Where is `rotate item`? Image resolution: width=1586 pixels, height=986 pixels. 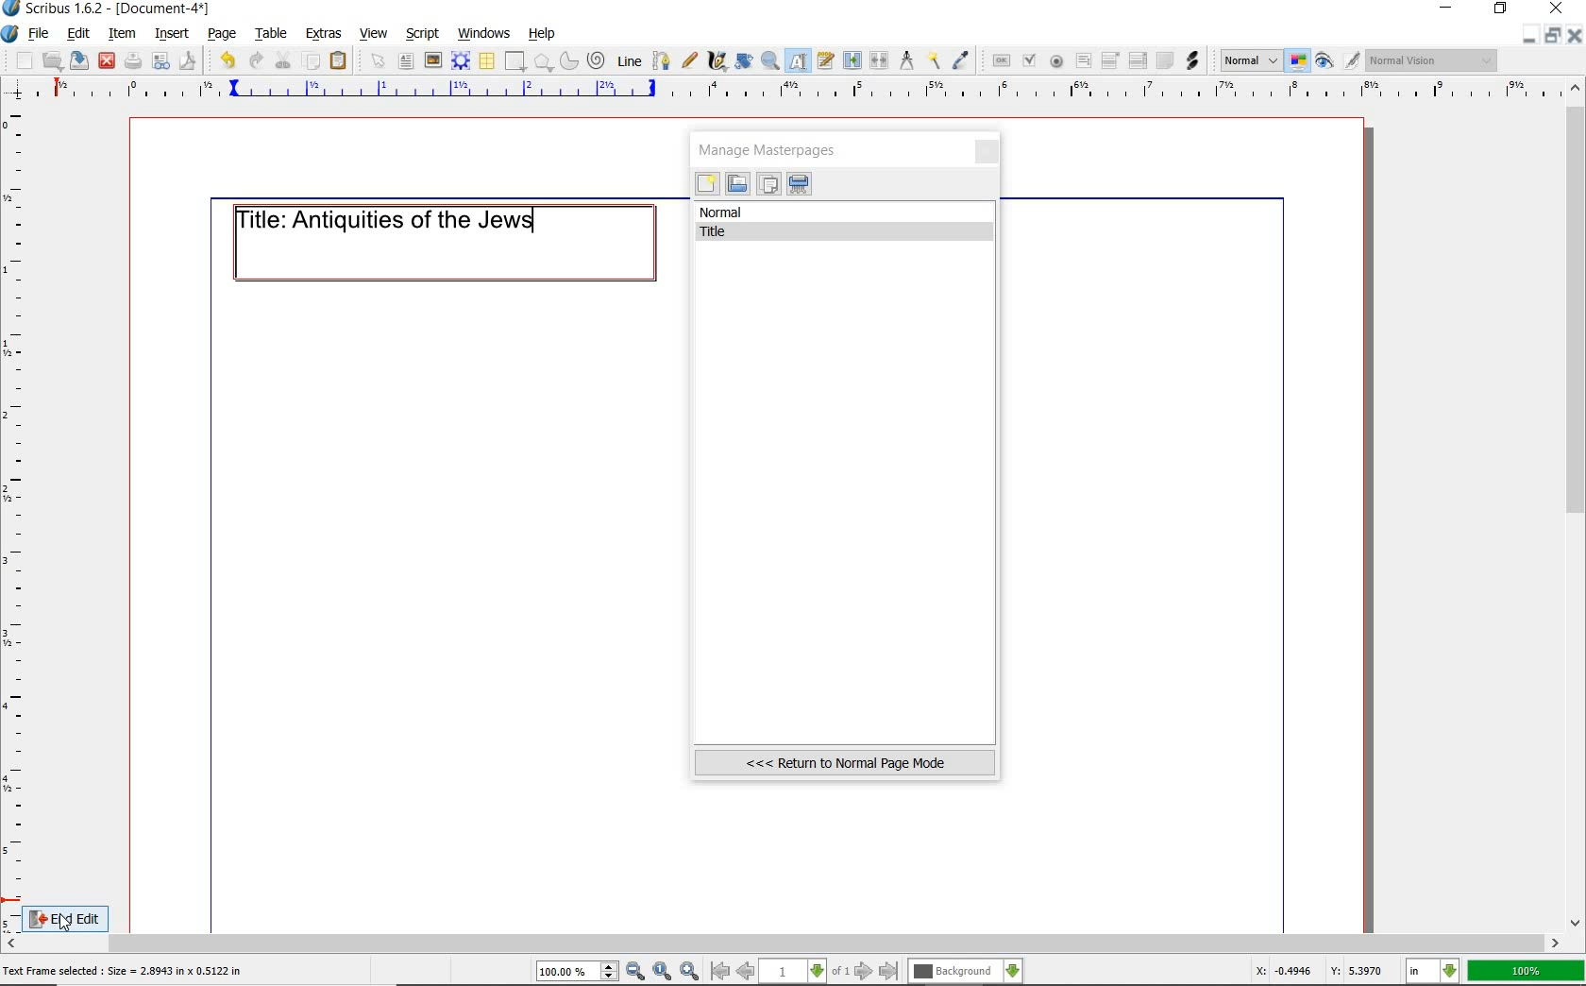 rotate item is located at coordinates (742, 62).